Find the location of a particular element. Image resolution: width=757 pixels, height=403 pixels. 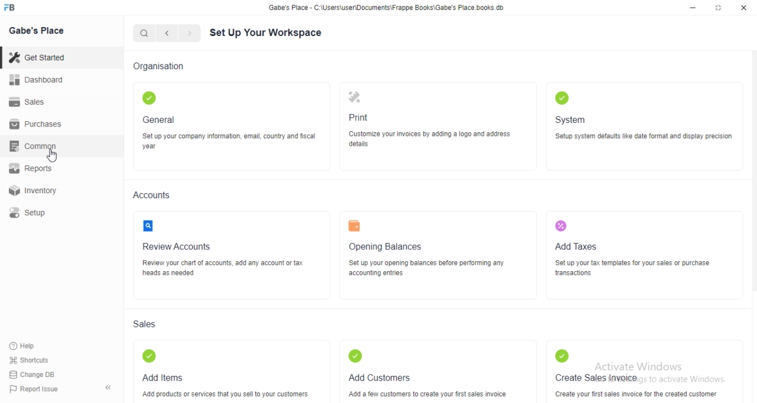

Inventory is located at coordinates (33, 190).